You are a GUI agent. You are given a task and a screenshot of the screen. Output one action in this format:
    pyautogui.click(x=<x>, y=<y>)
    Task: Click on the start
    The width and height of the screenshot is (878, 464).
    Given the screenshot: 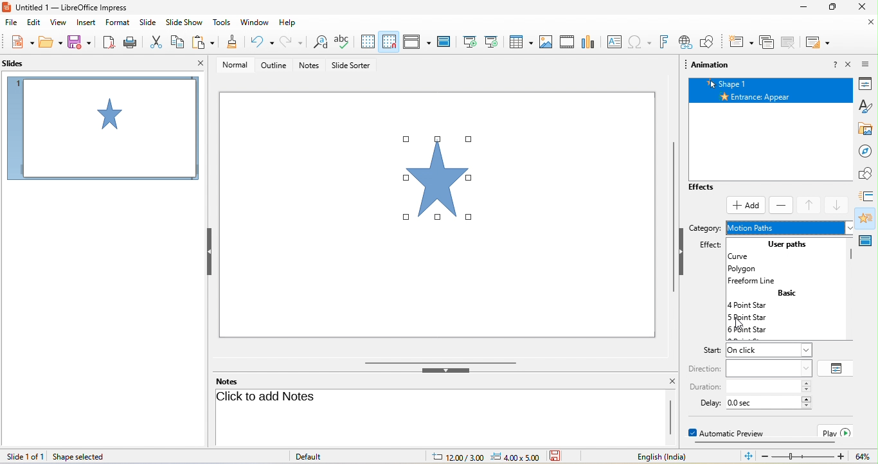 What is the action you would take?
    pyautogui.click(x=706, y=351)
    